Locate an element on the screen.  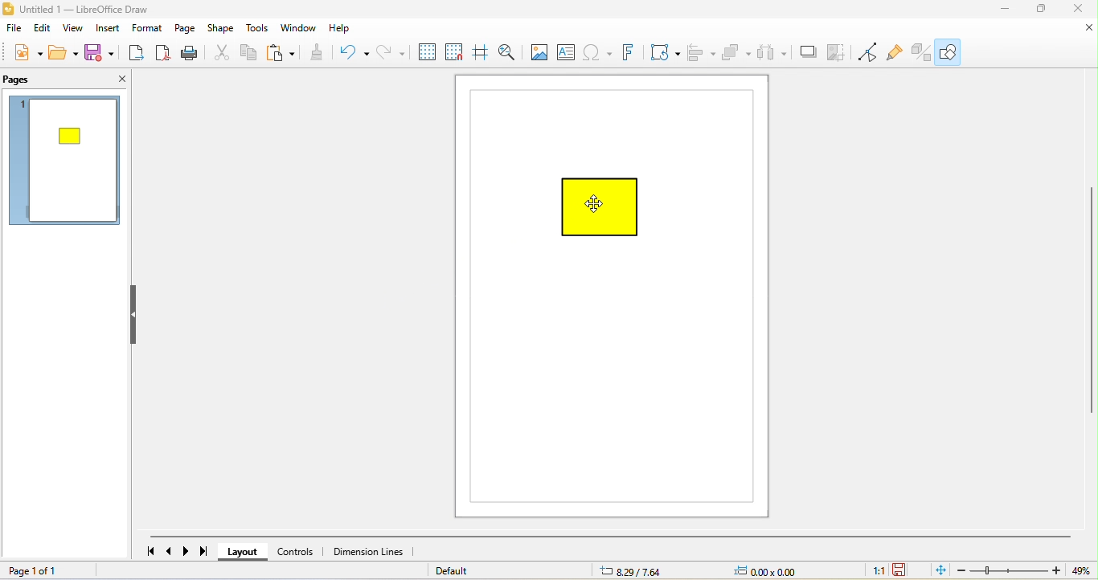
view is located at coordinates (75, 28).